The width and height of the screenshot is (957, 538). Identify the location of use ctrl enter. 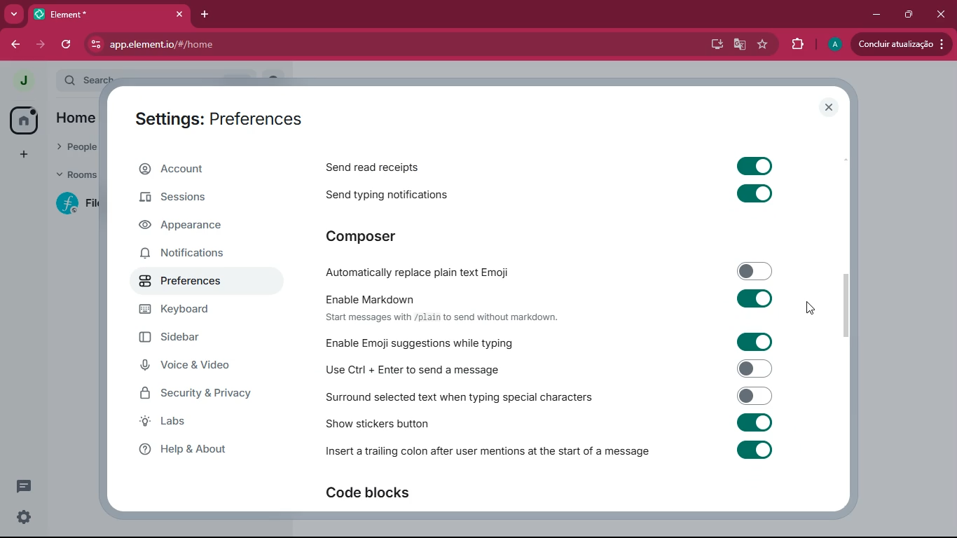
(420, 368).